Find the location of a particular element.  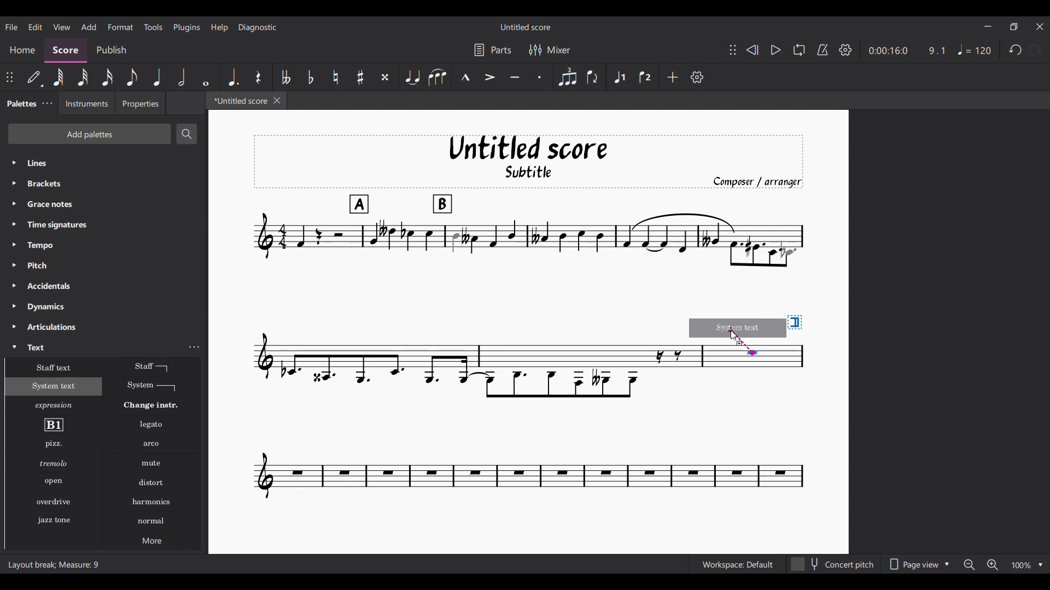

Voice 2 is located at coordinates (645, 77).